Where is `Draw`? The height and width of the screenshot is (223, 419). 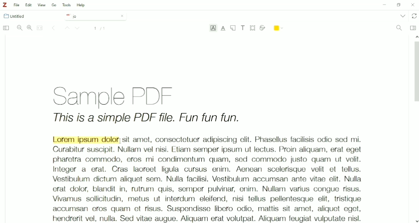 Draw is located at coordinates (263, 27).